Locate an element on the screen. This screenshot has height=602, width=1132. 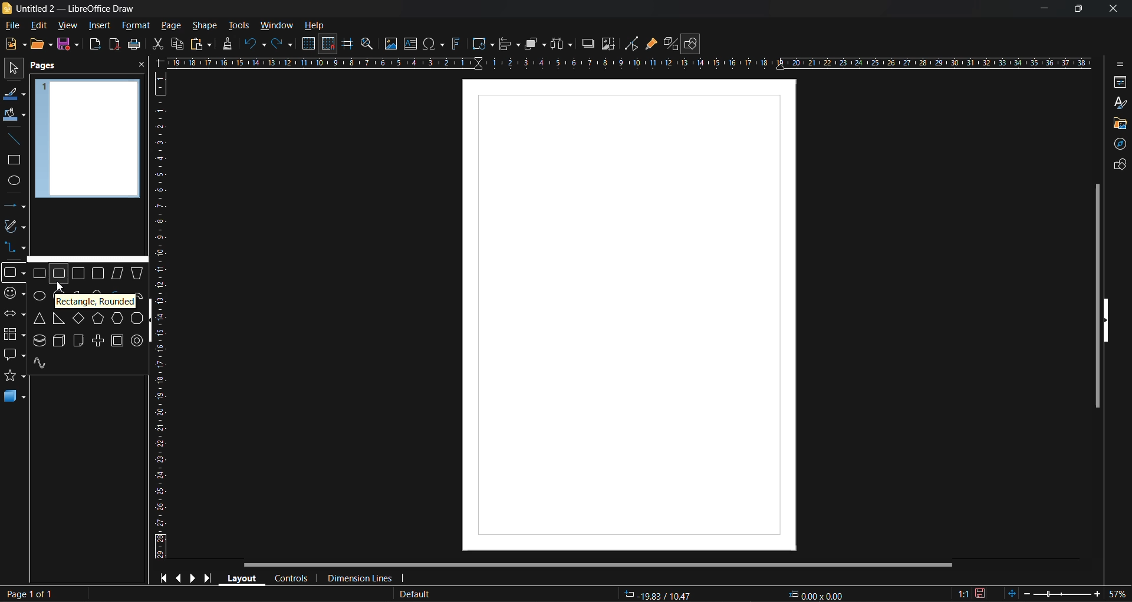
snap to grid is located at coordinates (328, 44).